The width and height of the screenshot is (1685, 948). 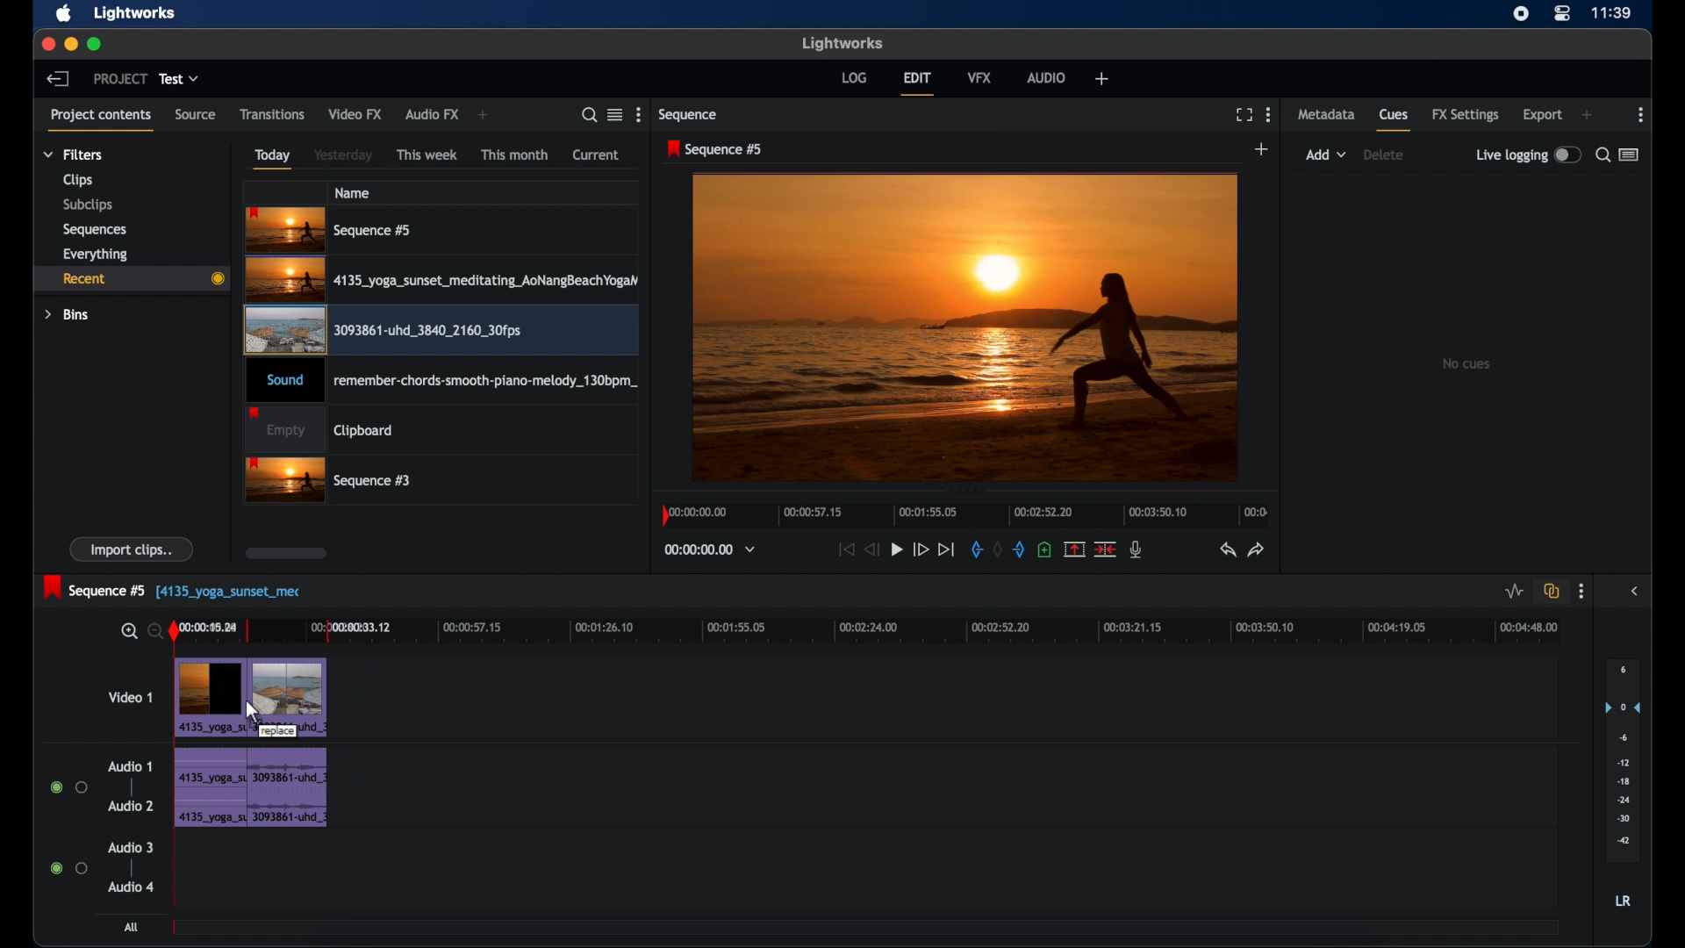 What do you see at coordinates (342, 154) in the screenshot?
I see `yesterday` at bounding box center [342, 154].